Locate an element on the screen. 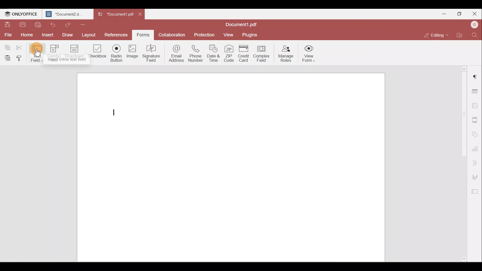  Shapes settings is located at coordinates (476, 134).